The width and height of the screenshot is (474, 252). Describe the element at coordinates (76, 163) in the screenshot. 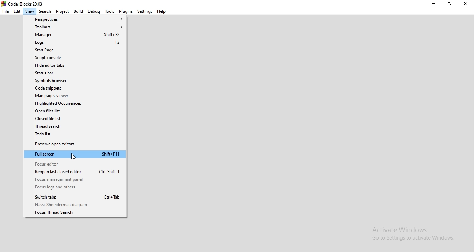

I see `Focus editor` at that location.